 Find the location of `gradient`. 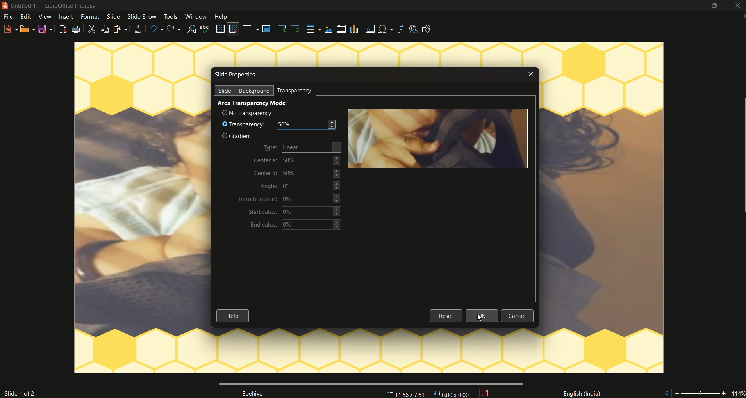

gradient is located at coordinates (239, 137).